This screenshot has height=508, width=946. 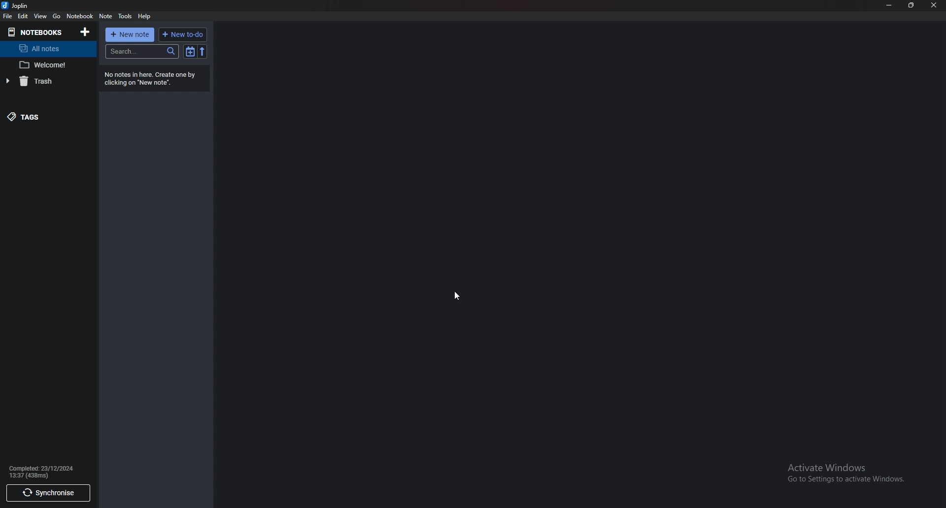 I want to click on View, so click(x=41, y=16).